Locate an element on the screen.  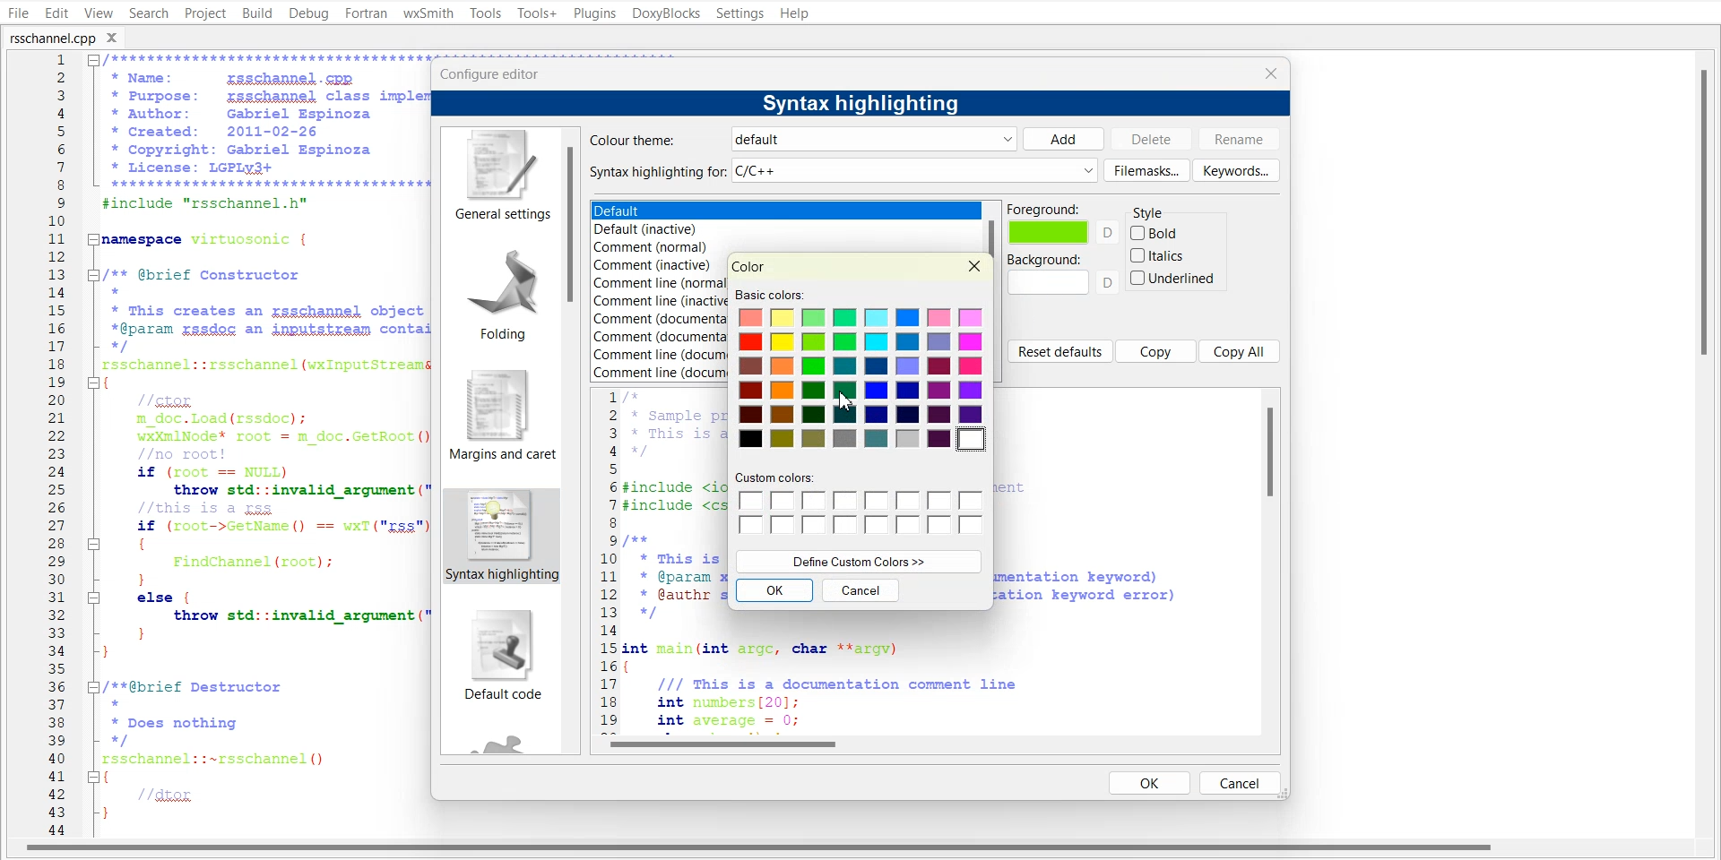
Configure editor is located at coordinates (497, 73).